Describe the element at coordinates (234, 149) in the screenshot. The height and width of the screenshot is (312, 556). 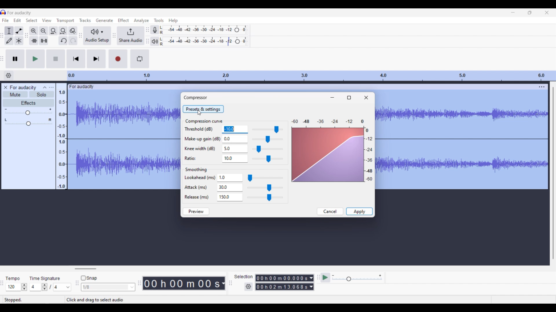
I see `Text box for Knee width` at that location.